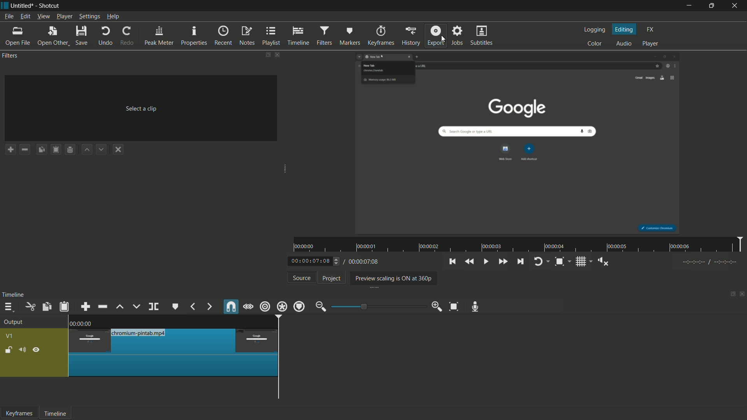  Describe the element at coordinates (709, 262) in the screenshot. I see `---` at that location.